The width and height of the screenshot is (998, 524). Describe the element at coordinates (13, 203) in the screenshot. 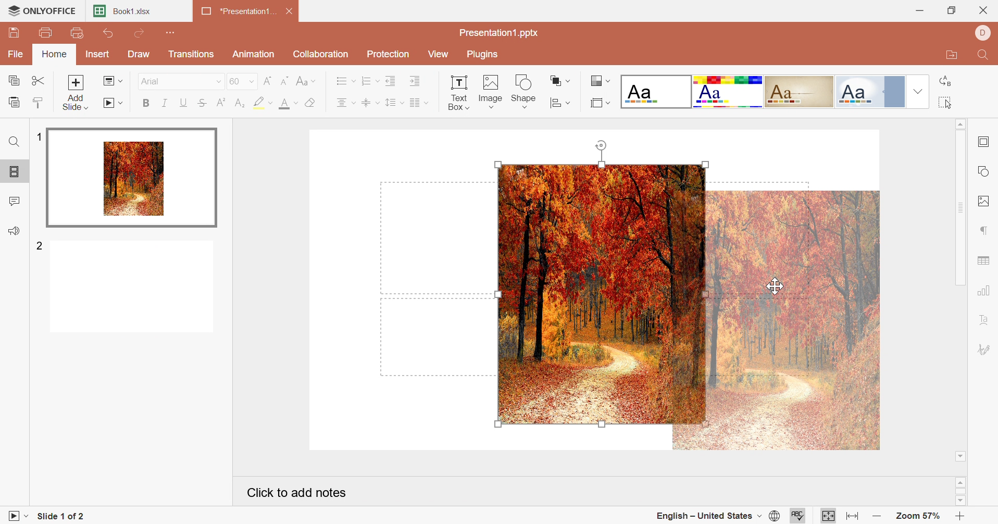

I see `Comments` at that location.